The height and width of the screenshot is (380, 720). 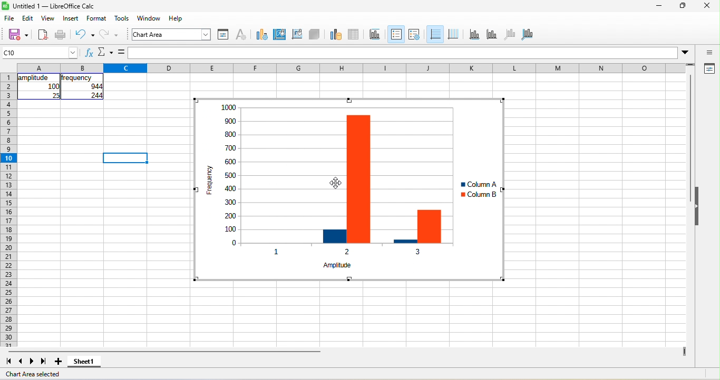 What do you see at coordinates (683, 5) in the screenshot?
I see `maximize` at bounding box center [683, 5].